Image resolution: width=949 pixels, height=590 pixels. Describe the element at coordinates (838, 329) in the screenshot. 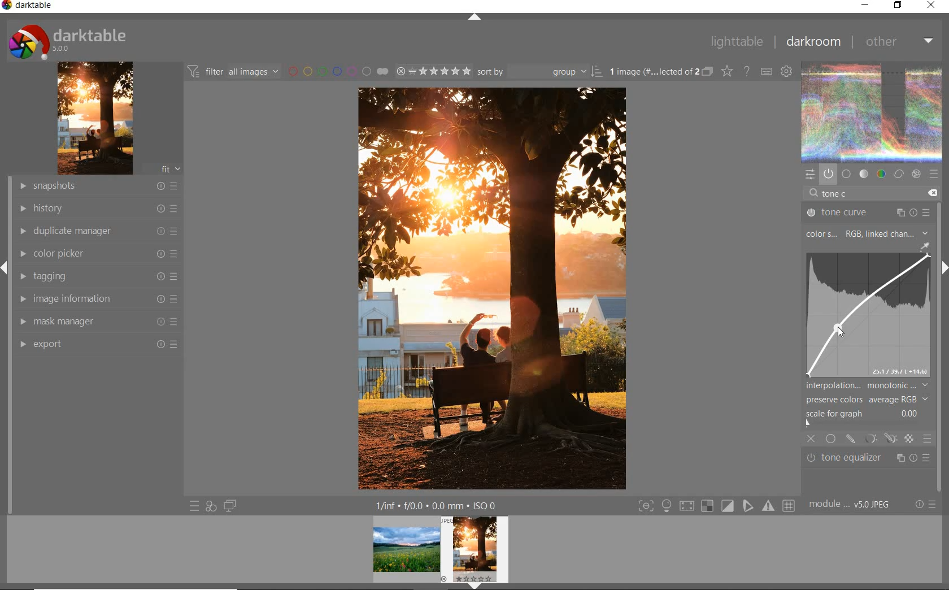

I see `cursor position` at that location.